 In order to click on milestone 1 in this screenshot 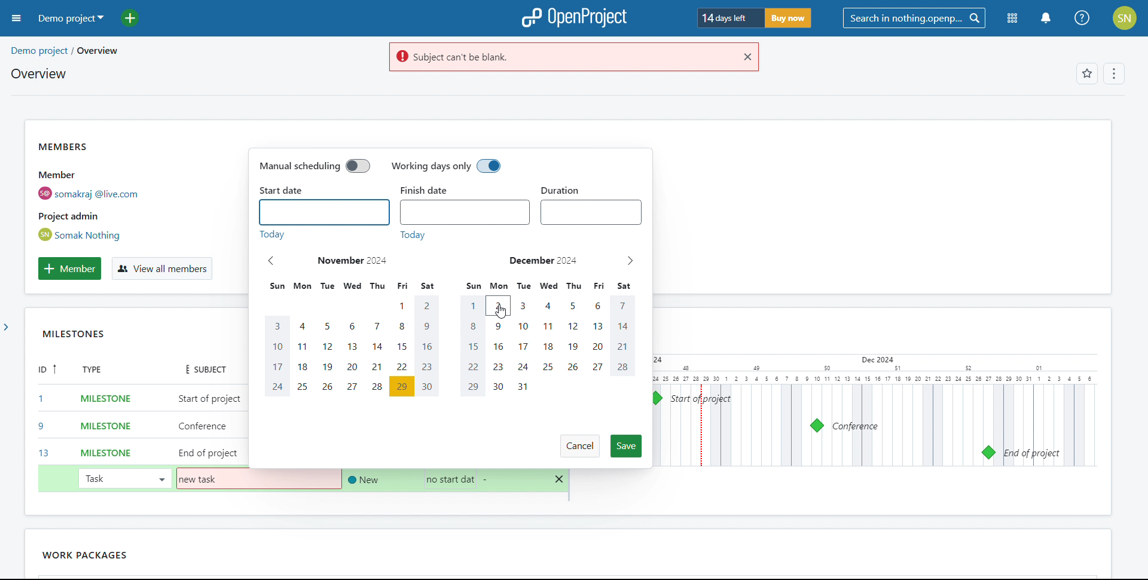, I will do `click(655, 398)`.